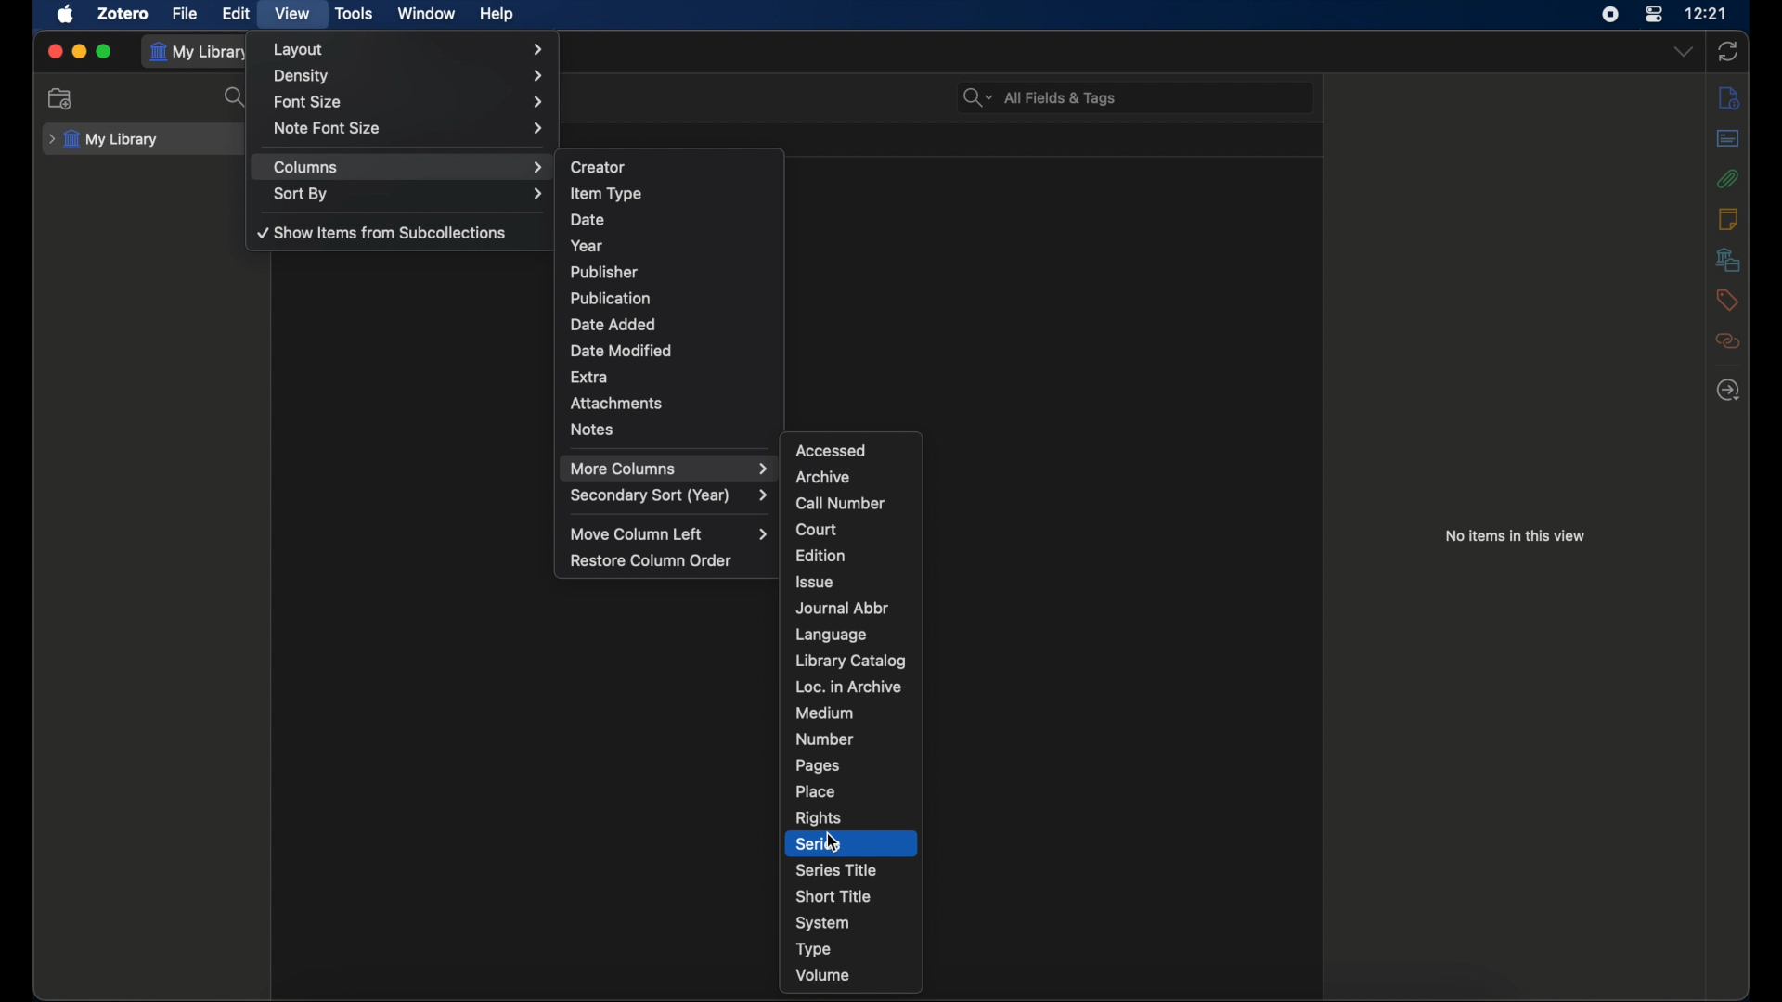 The image size is (1782, 1002). What do you see at coordinates (588, 219) in the screenshot?
I see `date` at bounding box center [588, 219].